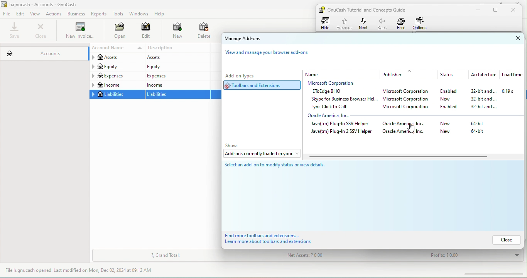 This screenshot has width=527, height=278. Describe the element at coordinates (43, 52) in the screenshot. I see `accounts` at that location.